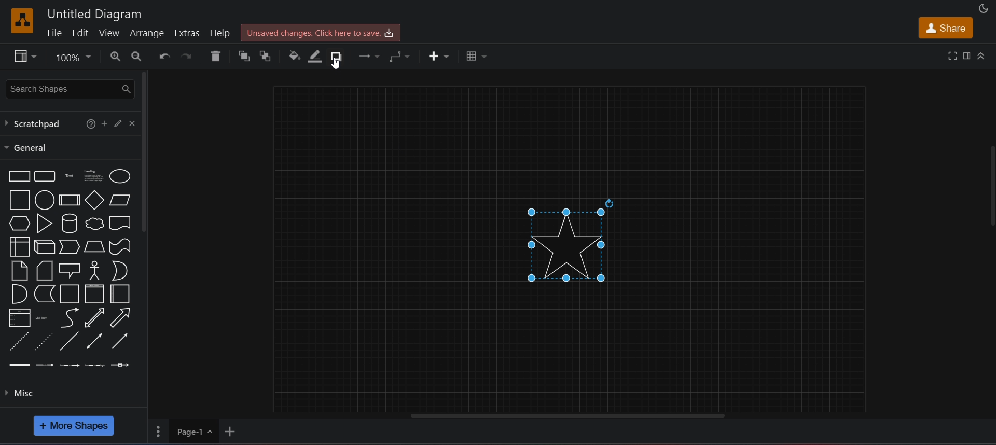  I want to click on appearance, so click(985, 8).